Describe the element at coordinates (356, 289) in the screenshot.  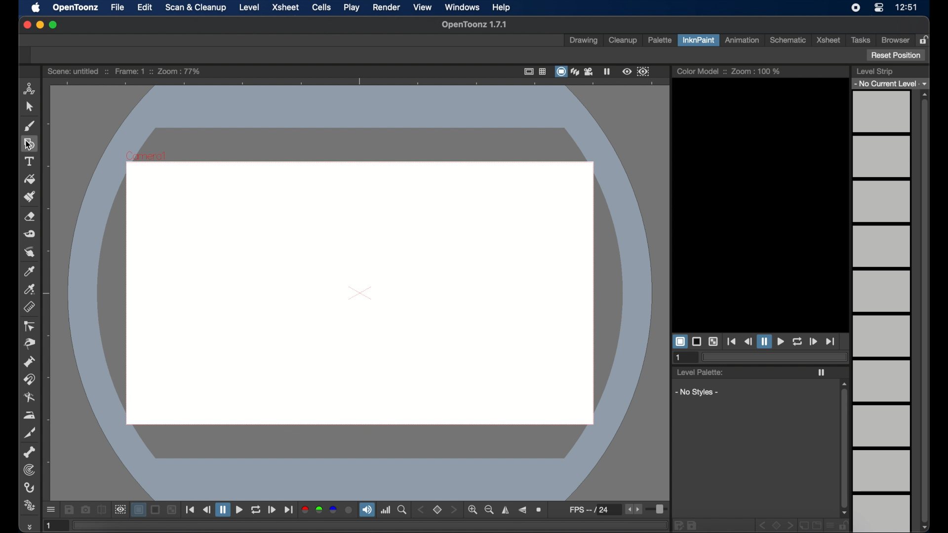
I see `preview` at that location.